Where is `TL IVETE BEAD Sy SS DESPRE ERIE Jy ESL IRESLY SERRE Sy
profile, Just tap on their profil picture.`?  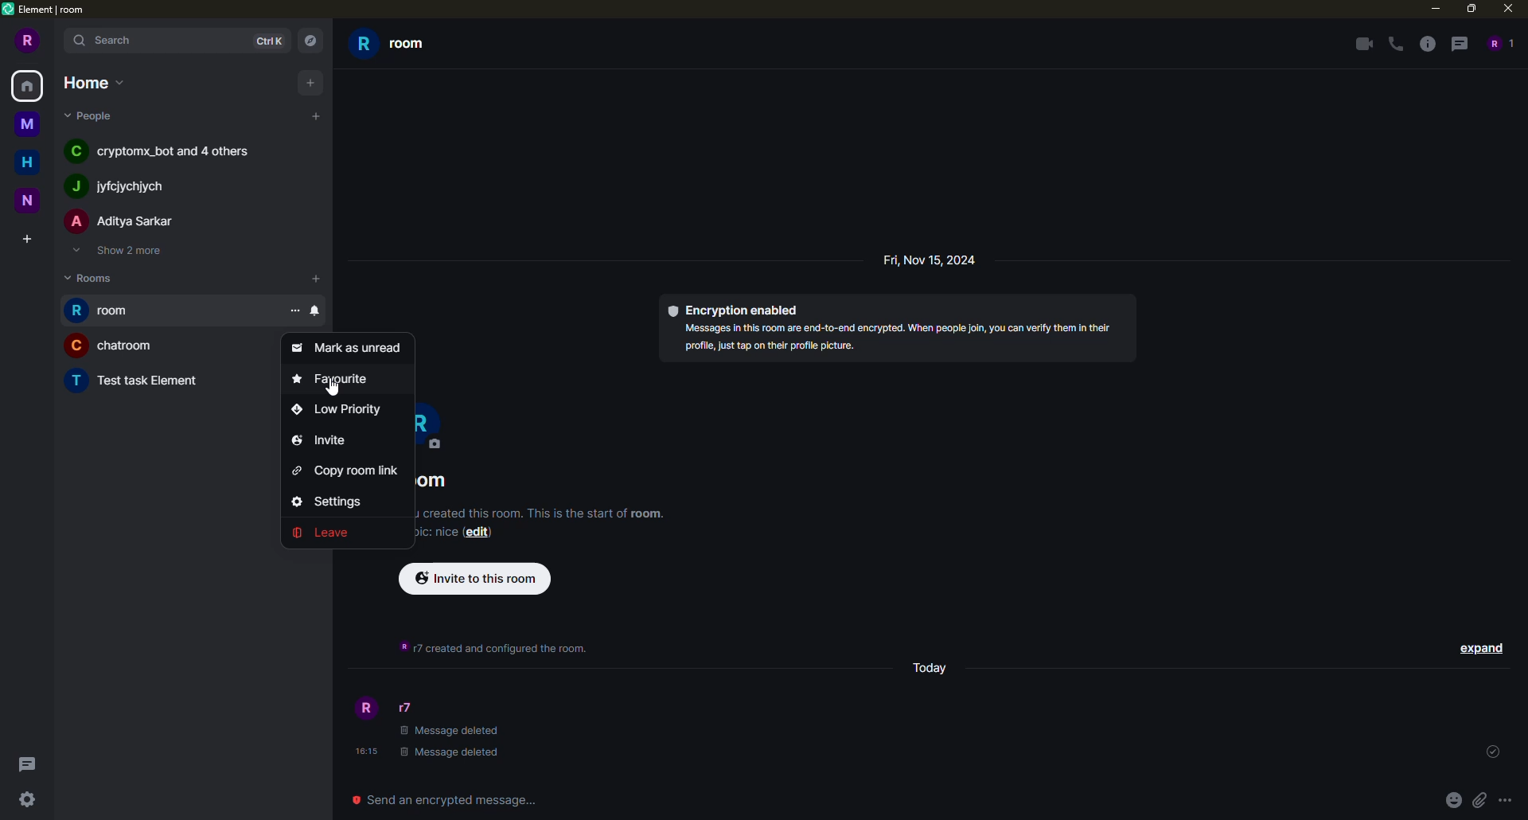 TL IVETE BEAD Sy SS DESPRE ERIE Jy ESL IRESLY SERRE Sy
profile, Just tap on their profil picture. is located at coordinates (891, 342).